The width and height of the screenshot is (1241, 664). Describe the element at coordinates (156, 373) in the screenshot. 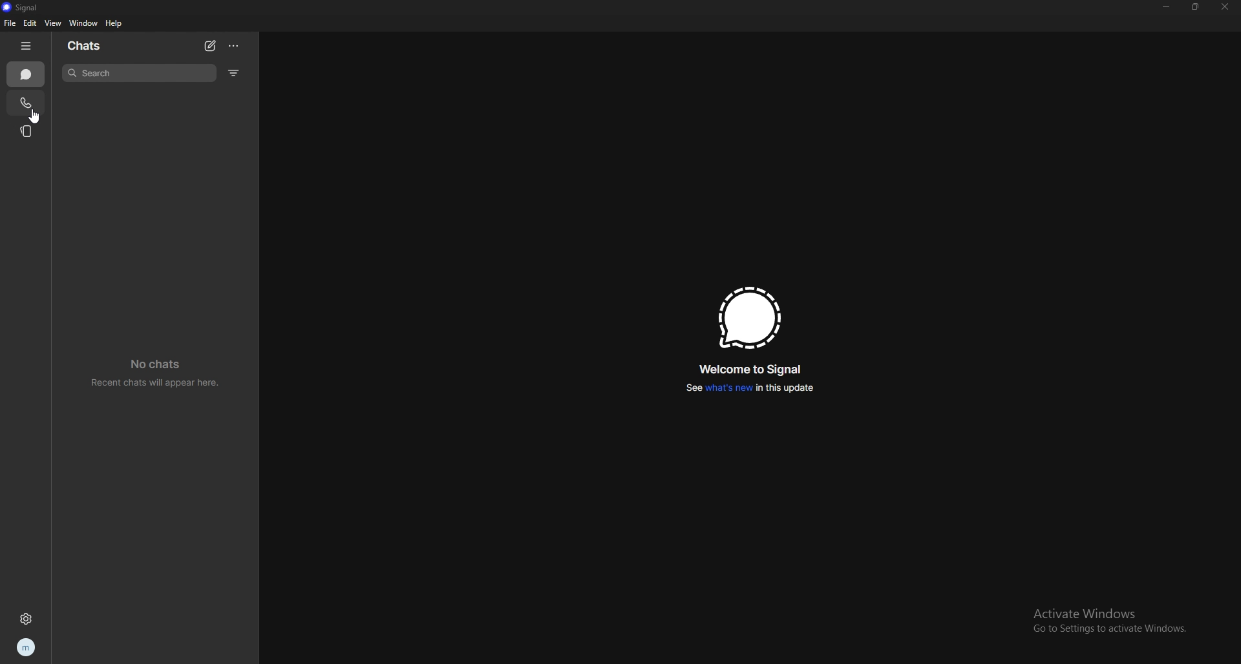

I see `no chats recent chats will appear here` at that location.